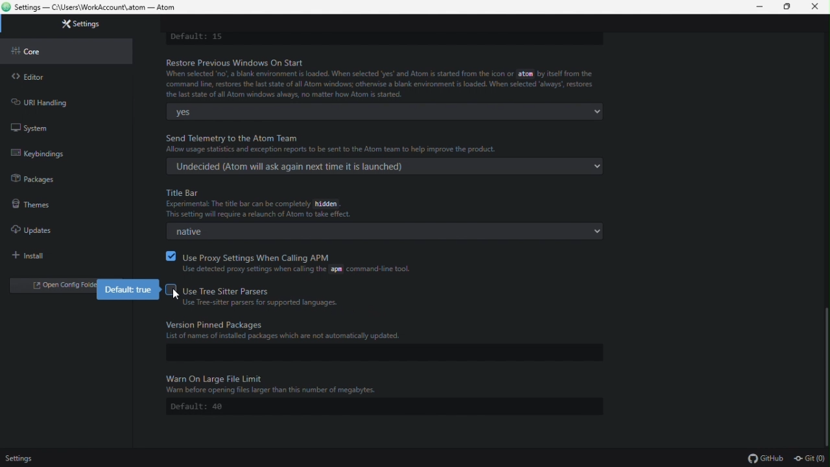  I want to click on Restore previous Windows on start, so click(385, 78).